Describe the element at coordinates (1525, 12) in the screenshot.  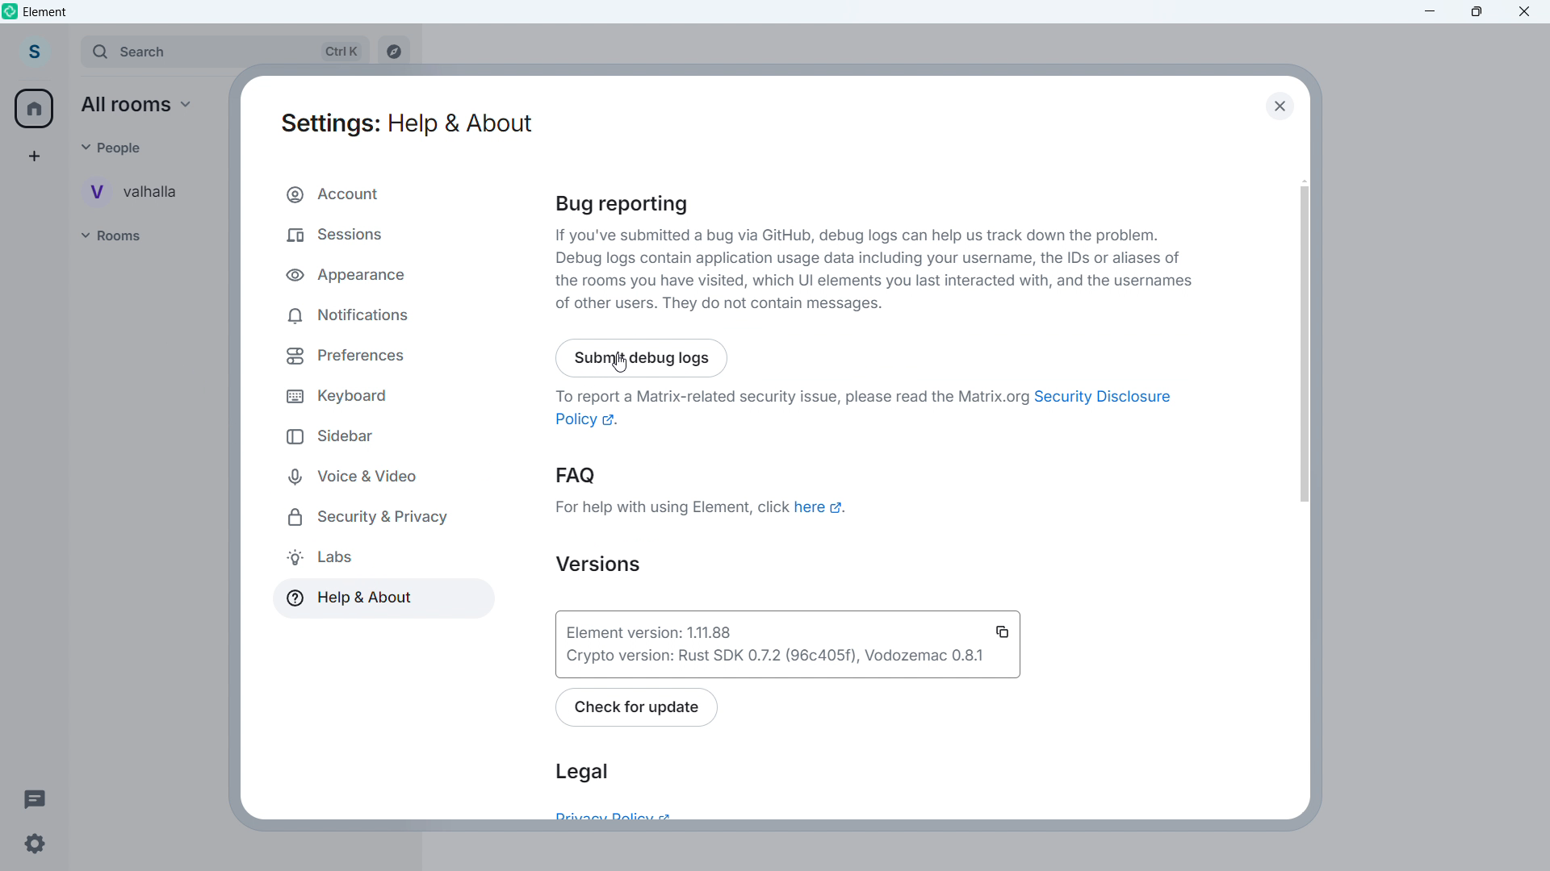
I see `Close ` at that location.